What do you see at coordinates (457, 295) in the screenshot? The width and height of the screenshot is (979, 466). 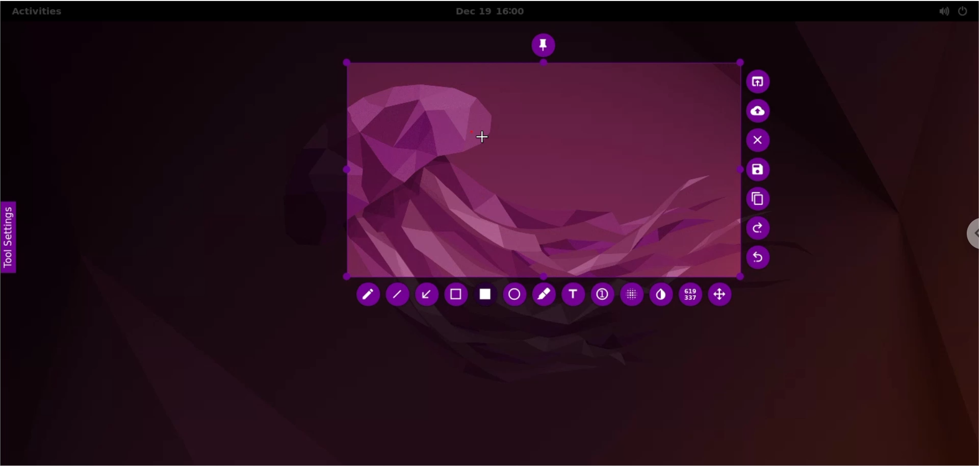 I see `retangle tool` at bounding box center [457, 295].